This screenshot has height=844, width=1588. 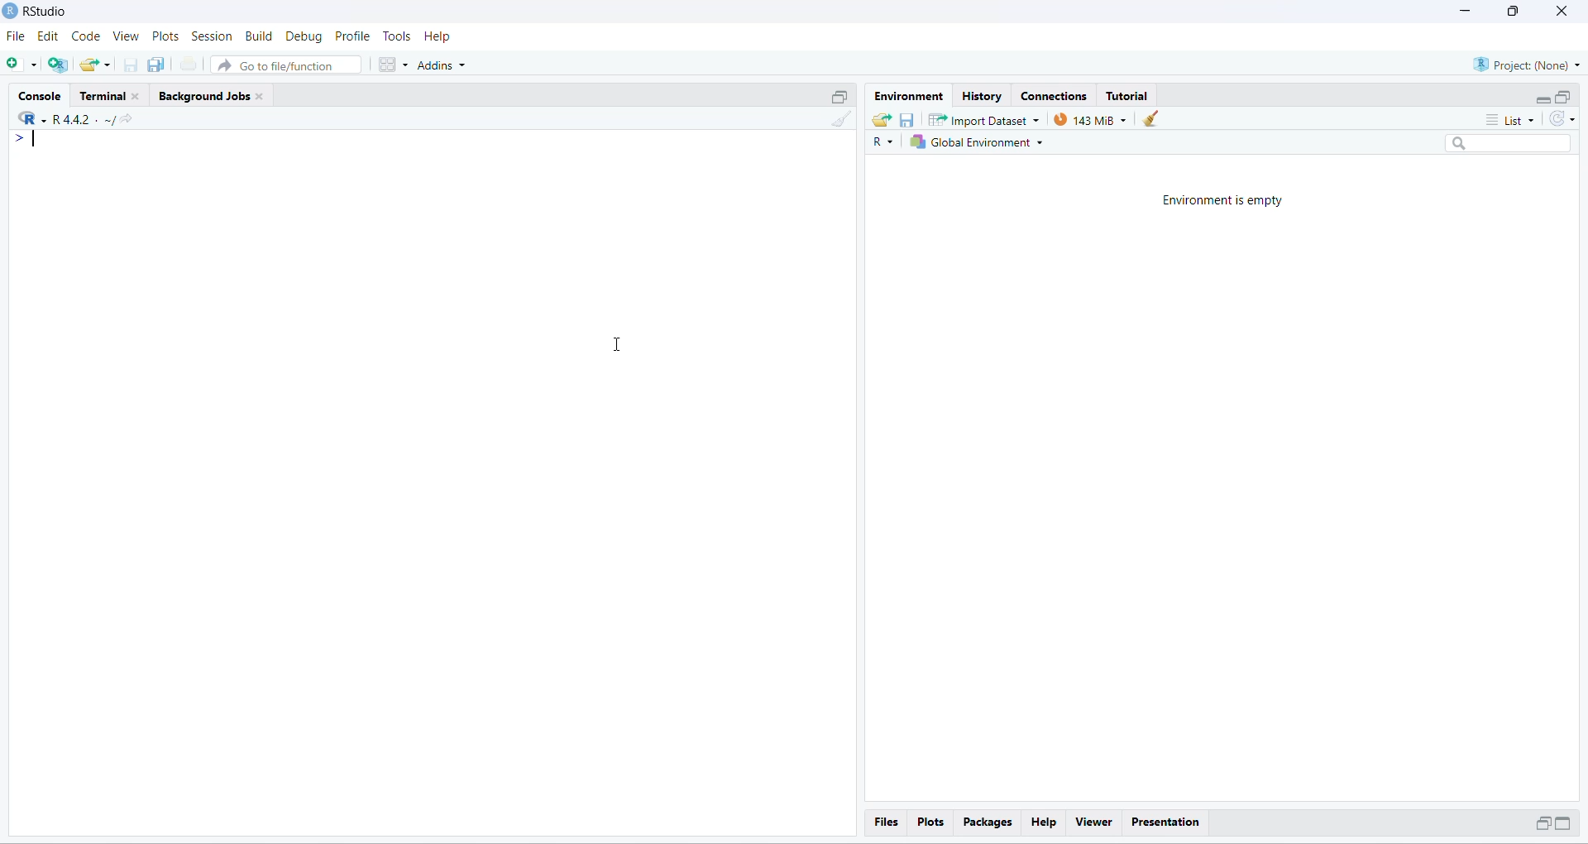 I want to click on close, so click(x=1562, y=11).